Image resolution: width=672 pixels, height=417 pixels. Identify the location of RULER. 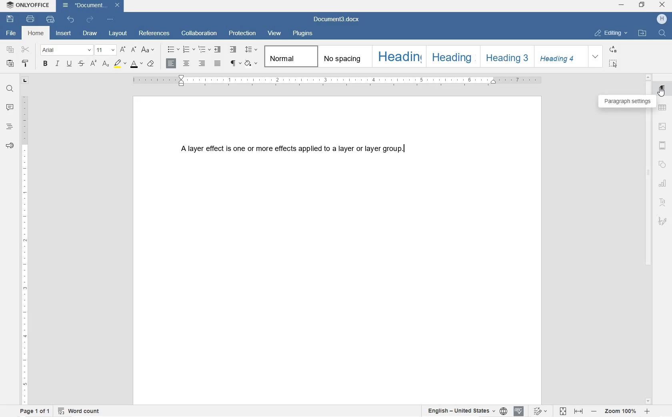
(340, 81).